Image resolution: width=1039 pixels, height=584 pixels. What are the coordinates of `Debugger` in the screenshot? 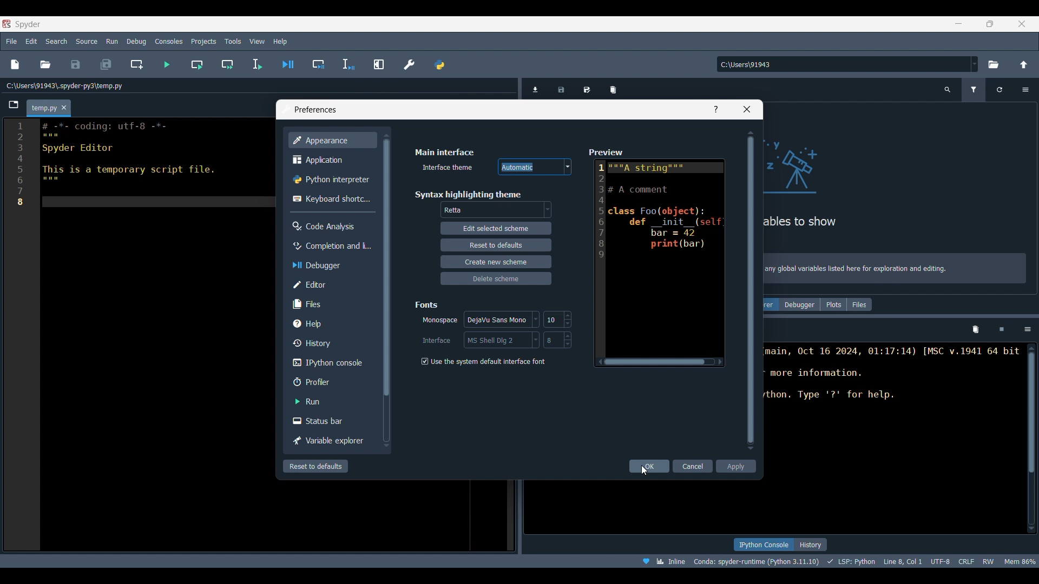 It's located at (799, 304).